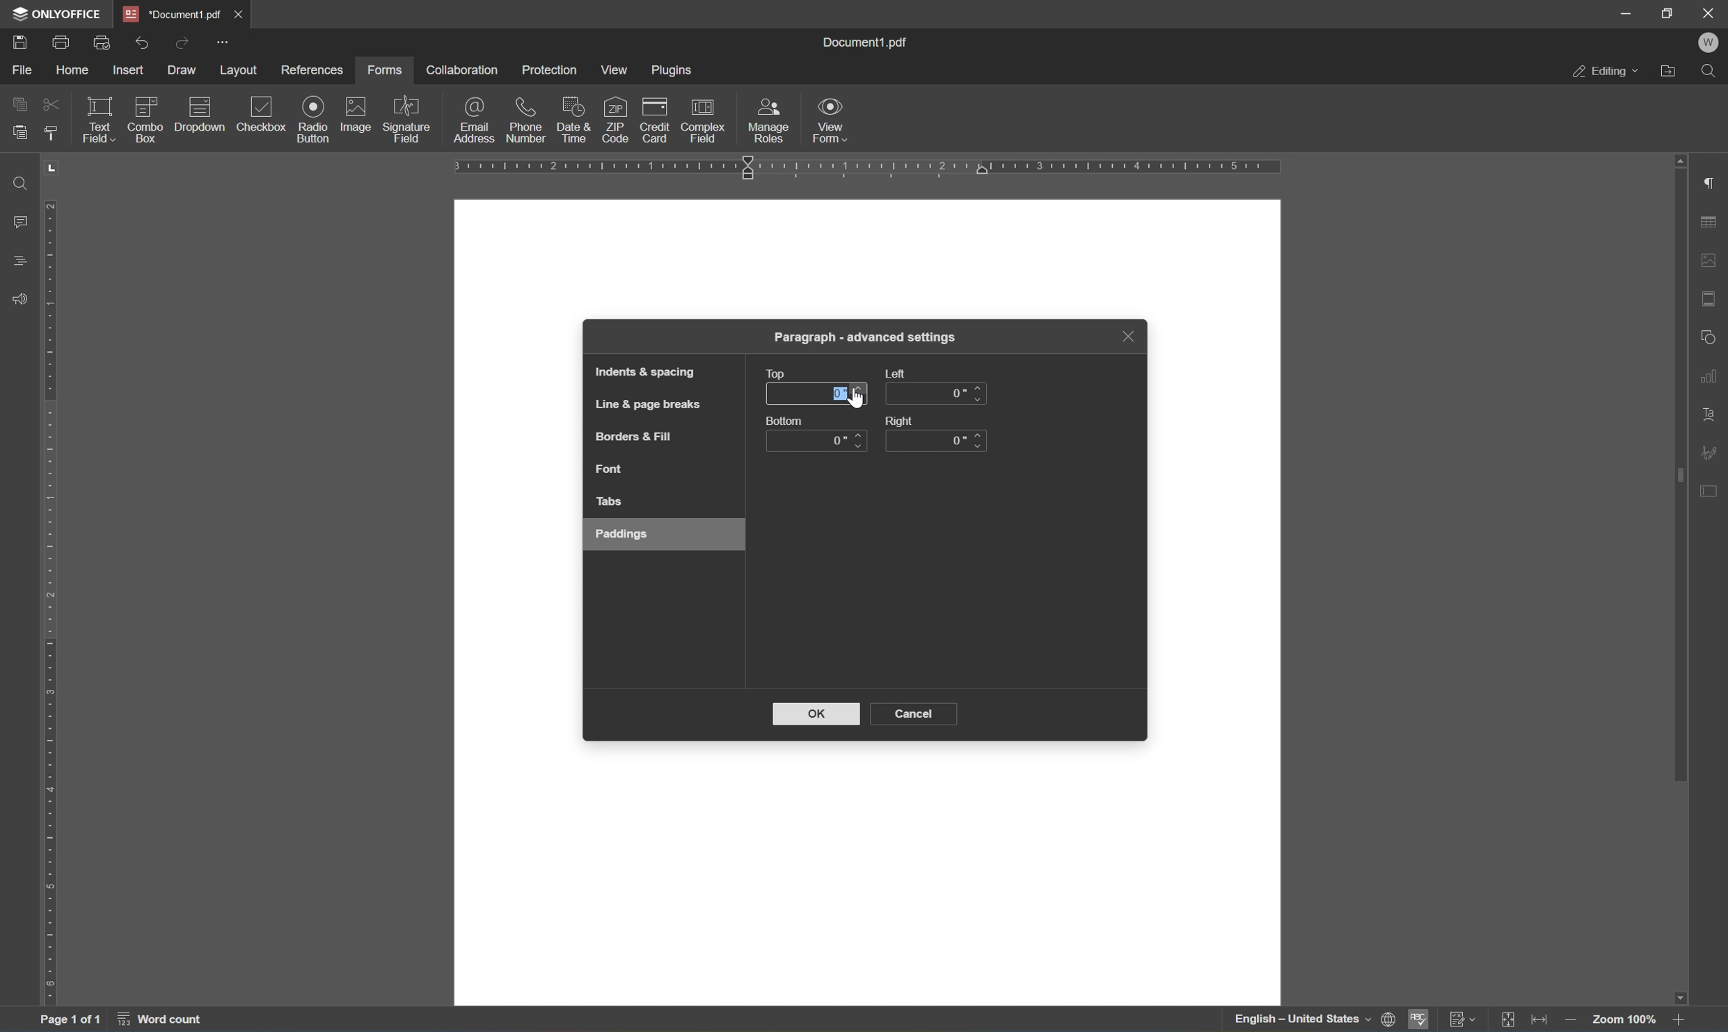 This screenshot has height=1032, width=1728. Describe the element at coordinates (202, 115) in the screenshot. I see `dropdown` at that location.